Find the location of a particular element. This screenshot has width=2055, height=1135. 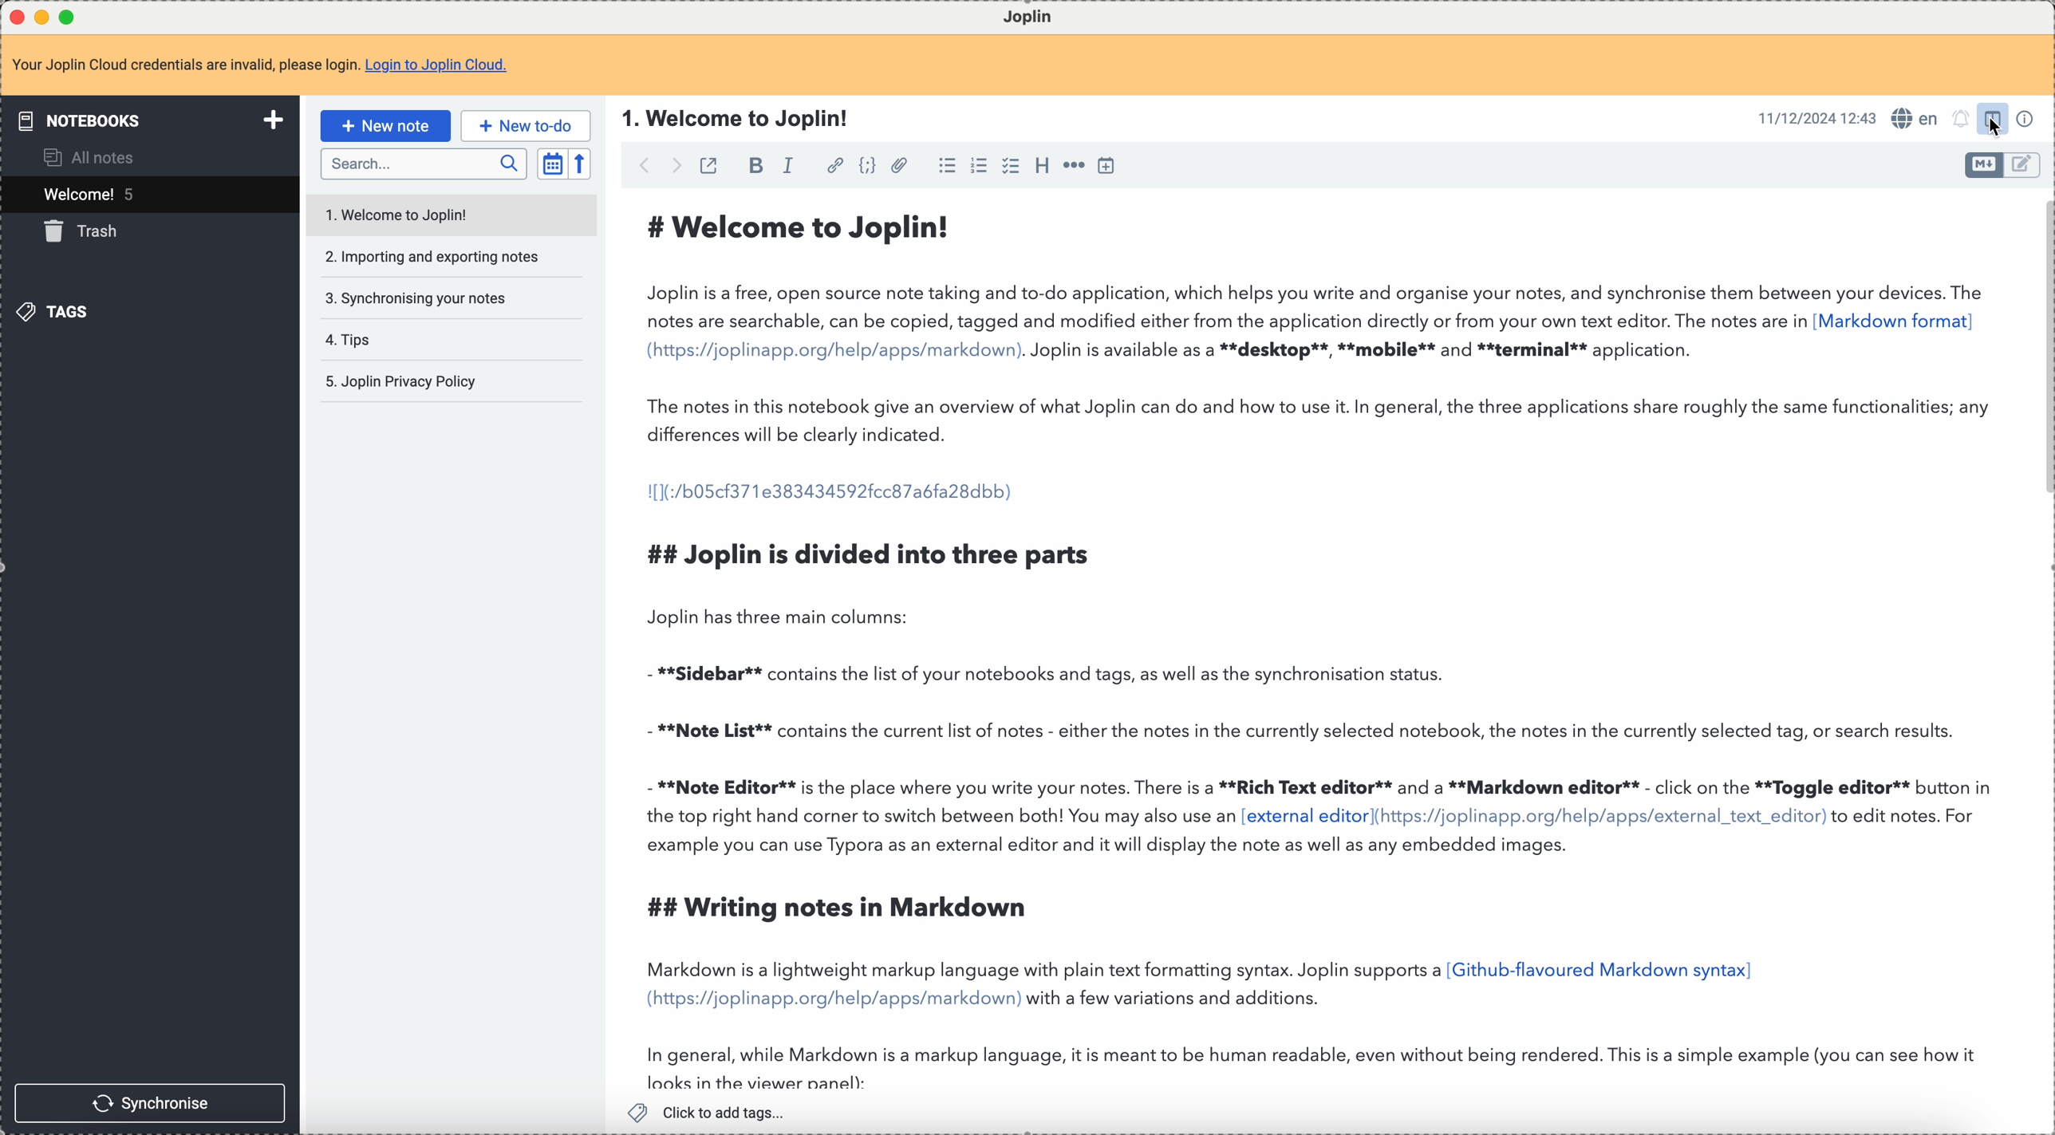

the top right hand corner to switch between both! You may also use an [external editor] is located at coordinates (1006, 815).